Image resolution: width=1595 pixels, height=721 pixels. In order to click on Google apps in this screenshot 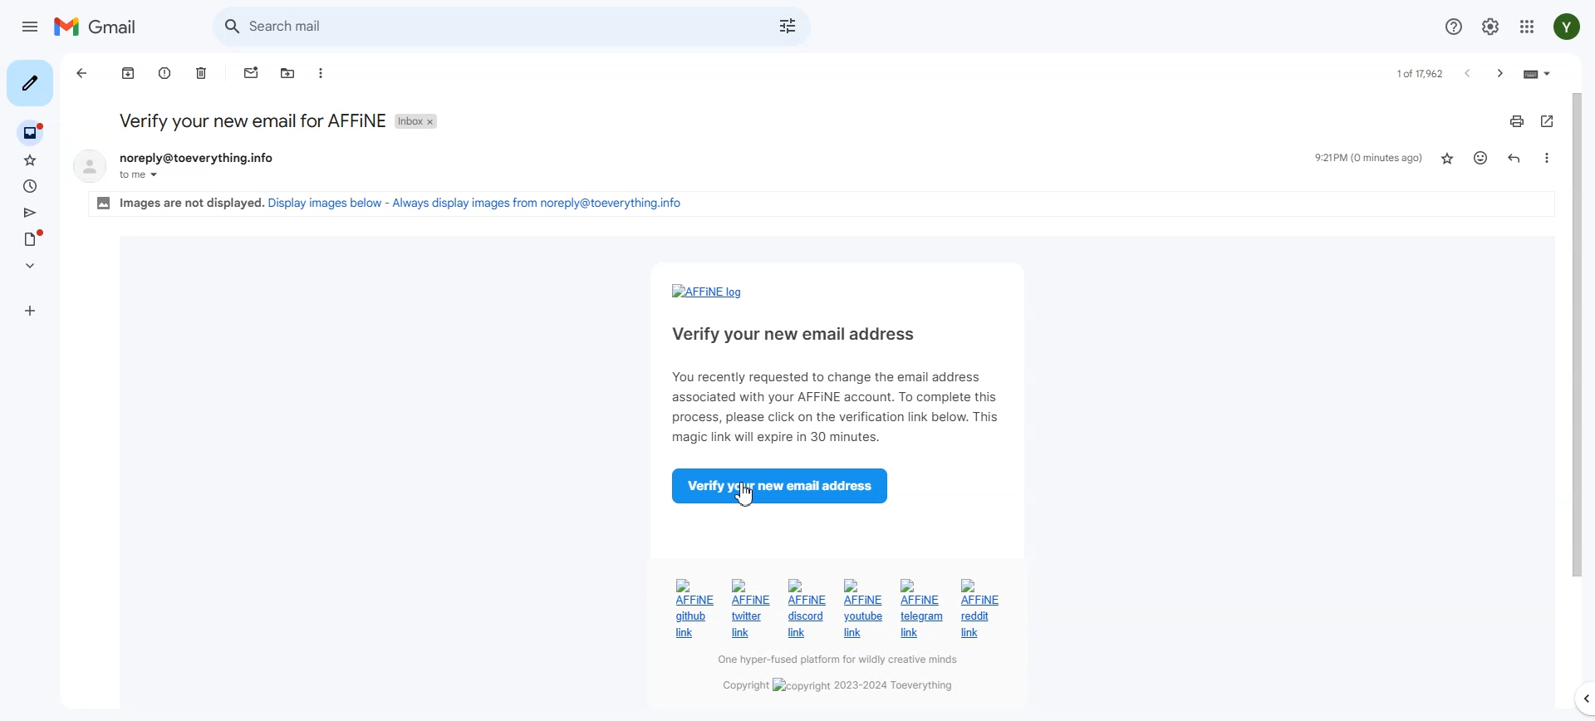, I will do `click(1526, 27)`.